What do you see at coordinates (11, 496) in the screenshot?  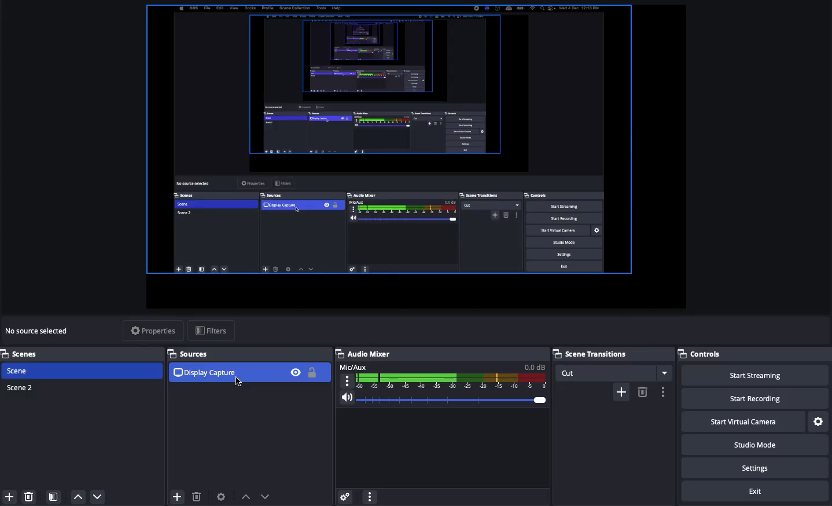 I see `Add` at bounding box center [11, 496].